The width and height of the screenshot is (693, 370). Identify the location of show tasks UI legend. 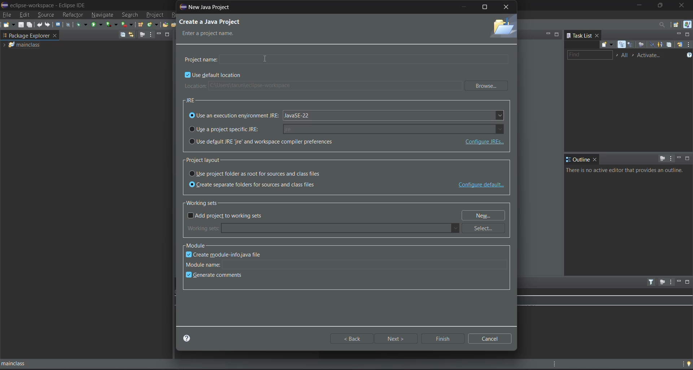
(689, 55).